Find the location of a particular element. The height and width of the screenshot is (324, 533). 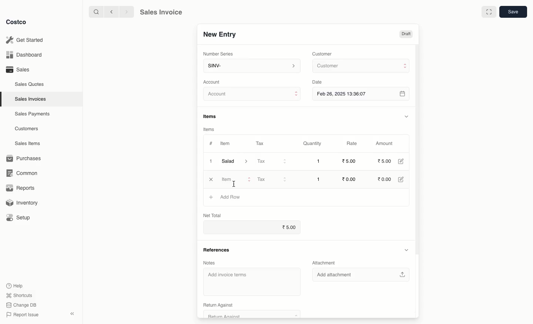

Items is located at coordinates (212, 116).